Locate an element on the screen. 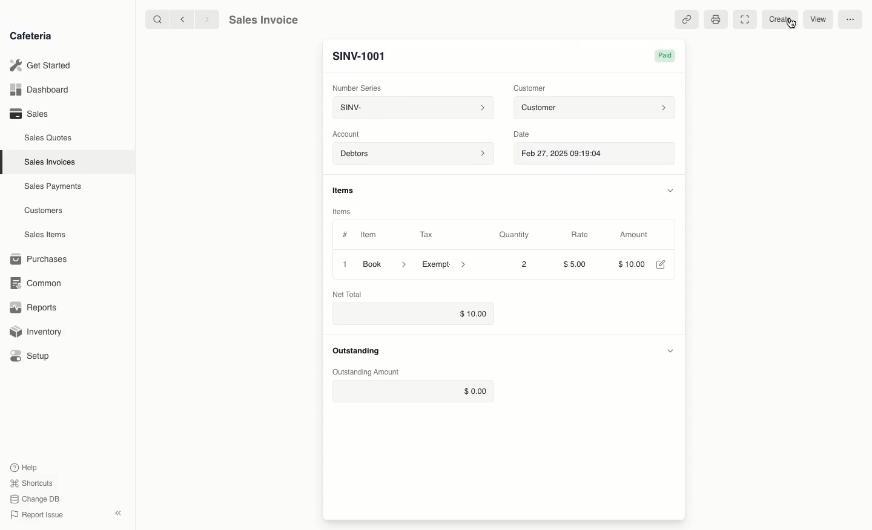 This screenshot has width=872, height=530. ‘Common is located at coordinates (36, 283).